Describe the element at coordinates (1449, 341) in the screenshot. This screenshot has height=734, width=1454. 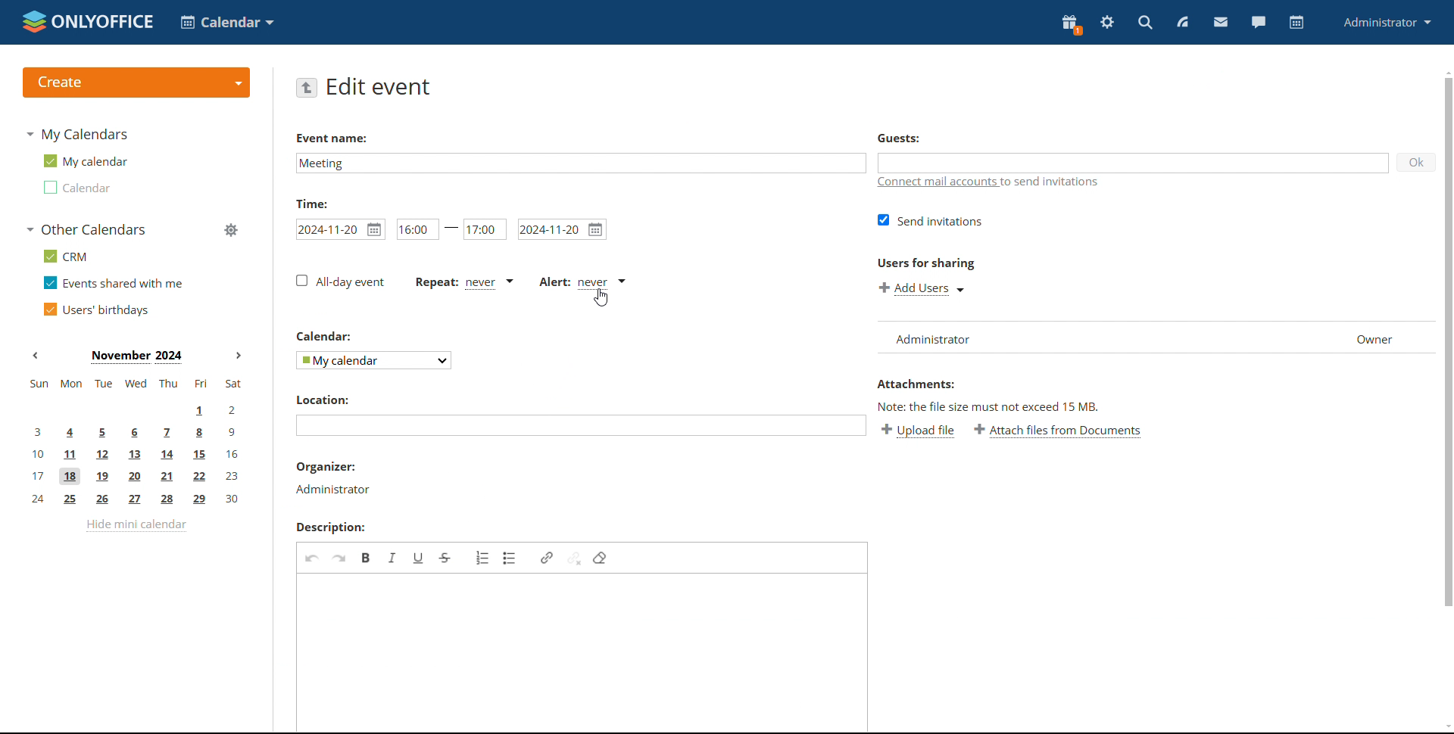
I see `scrollbar` at that location.